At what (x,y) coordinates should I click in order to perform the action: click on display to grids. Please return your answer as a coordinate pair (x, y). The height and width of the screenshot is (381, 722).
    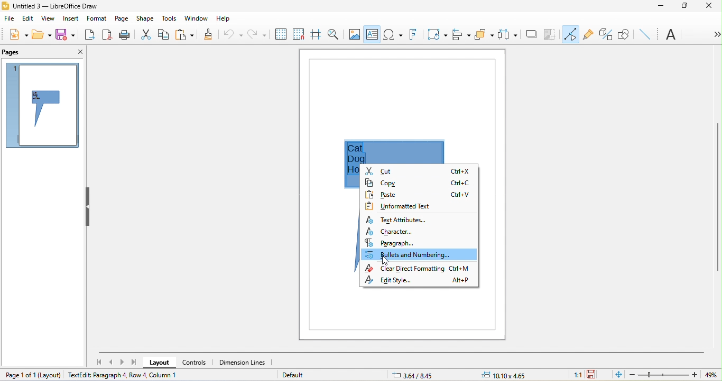
    Looking at the image, I should click on (279, 34).